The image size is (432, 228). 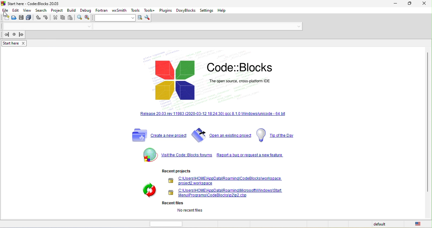 I want to click on help, so click(x=225, y=10).